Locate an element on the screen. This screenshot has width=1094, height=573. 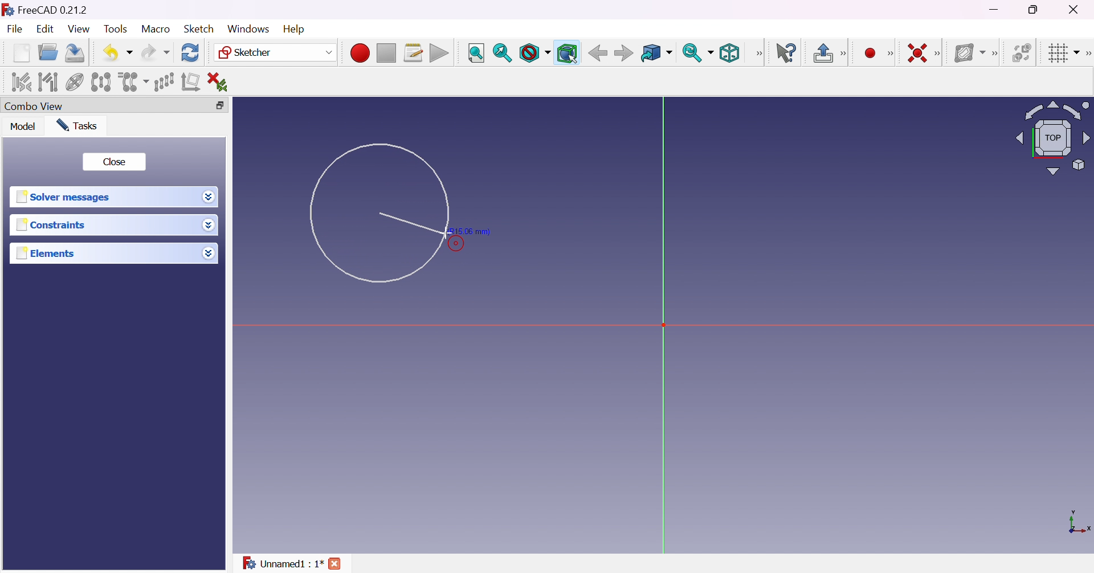
Model is located at coordinates (22, 126).